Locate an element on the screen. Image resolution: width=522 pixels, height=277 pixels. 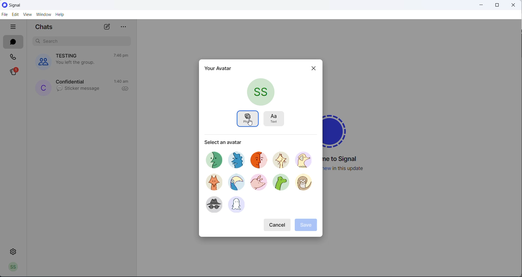
last active time is located at coordinates (122, 82).